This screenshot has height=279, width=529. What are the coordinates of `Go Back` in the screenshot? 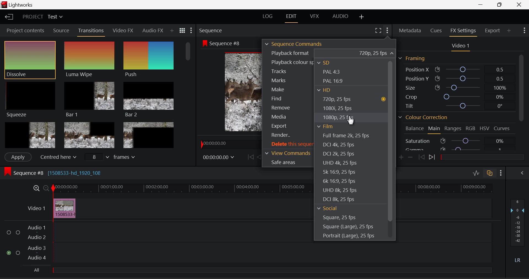 It's located at (260, 157).